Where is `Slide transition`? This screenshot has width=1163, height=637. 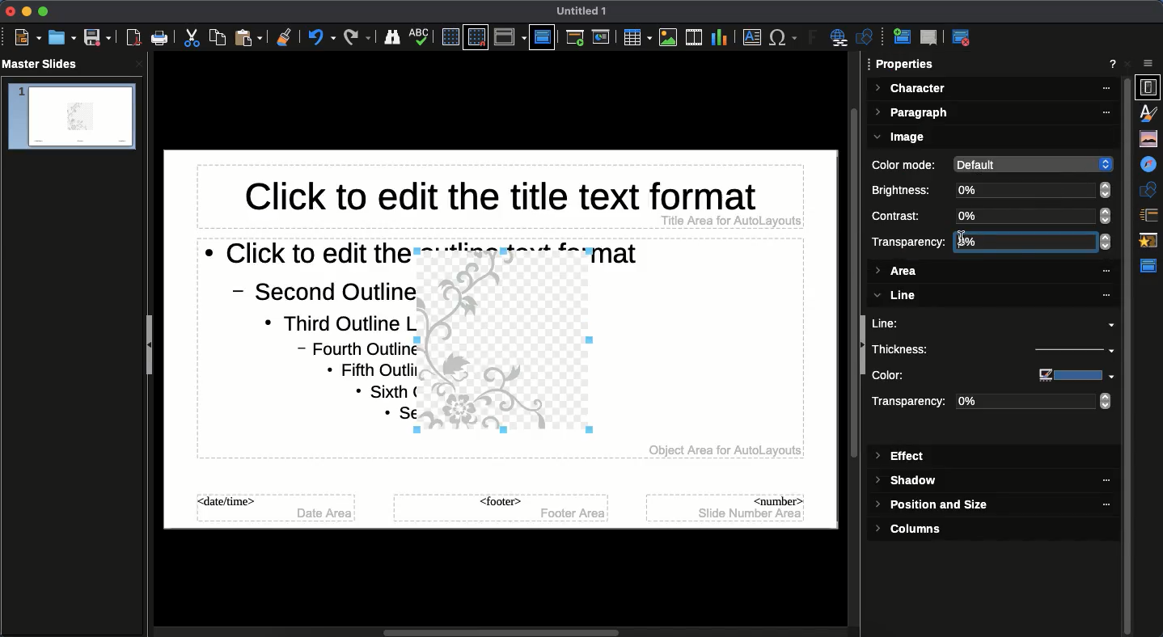
Slide transition is located at coordinates (1151, 215).